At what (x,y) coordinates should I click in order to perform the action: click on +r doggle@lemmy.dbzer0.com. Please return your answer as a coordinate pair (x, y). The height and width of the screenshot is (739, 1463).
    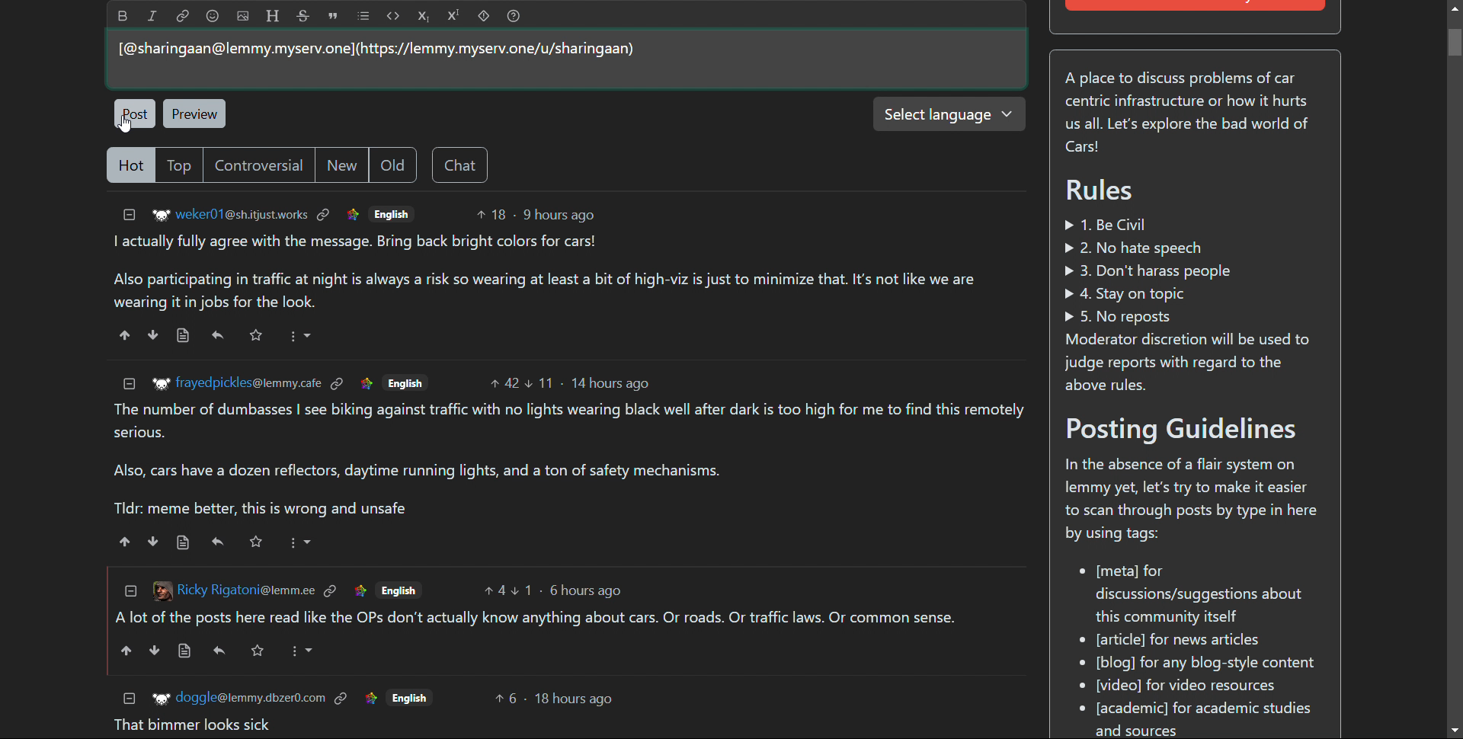
    Looking at the image, I should click on (238, 696).